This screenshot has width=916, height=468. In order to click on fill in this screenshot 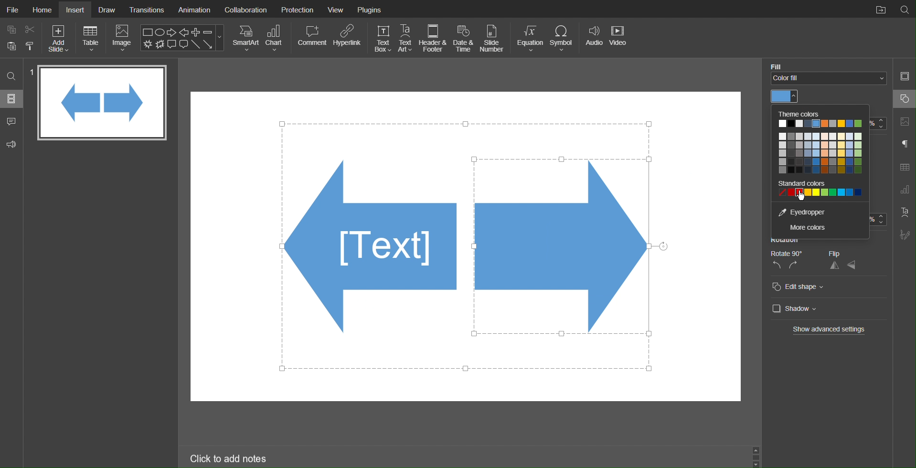, I will do `click(778, 66)`.